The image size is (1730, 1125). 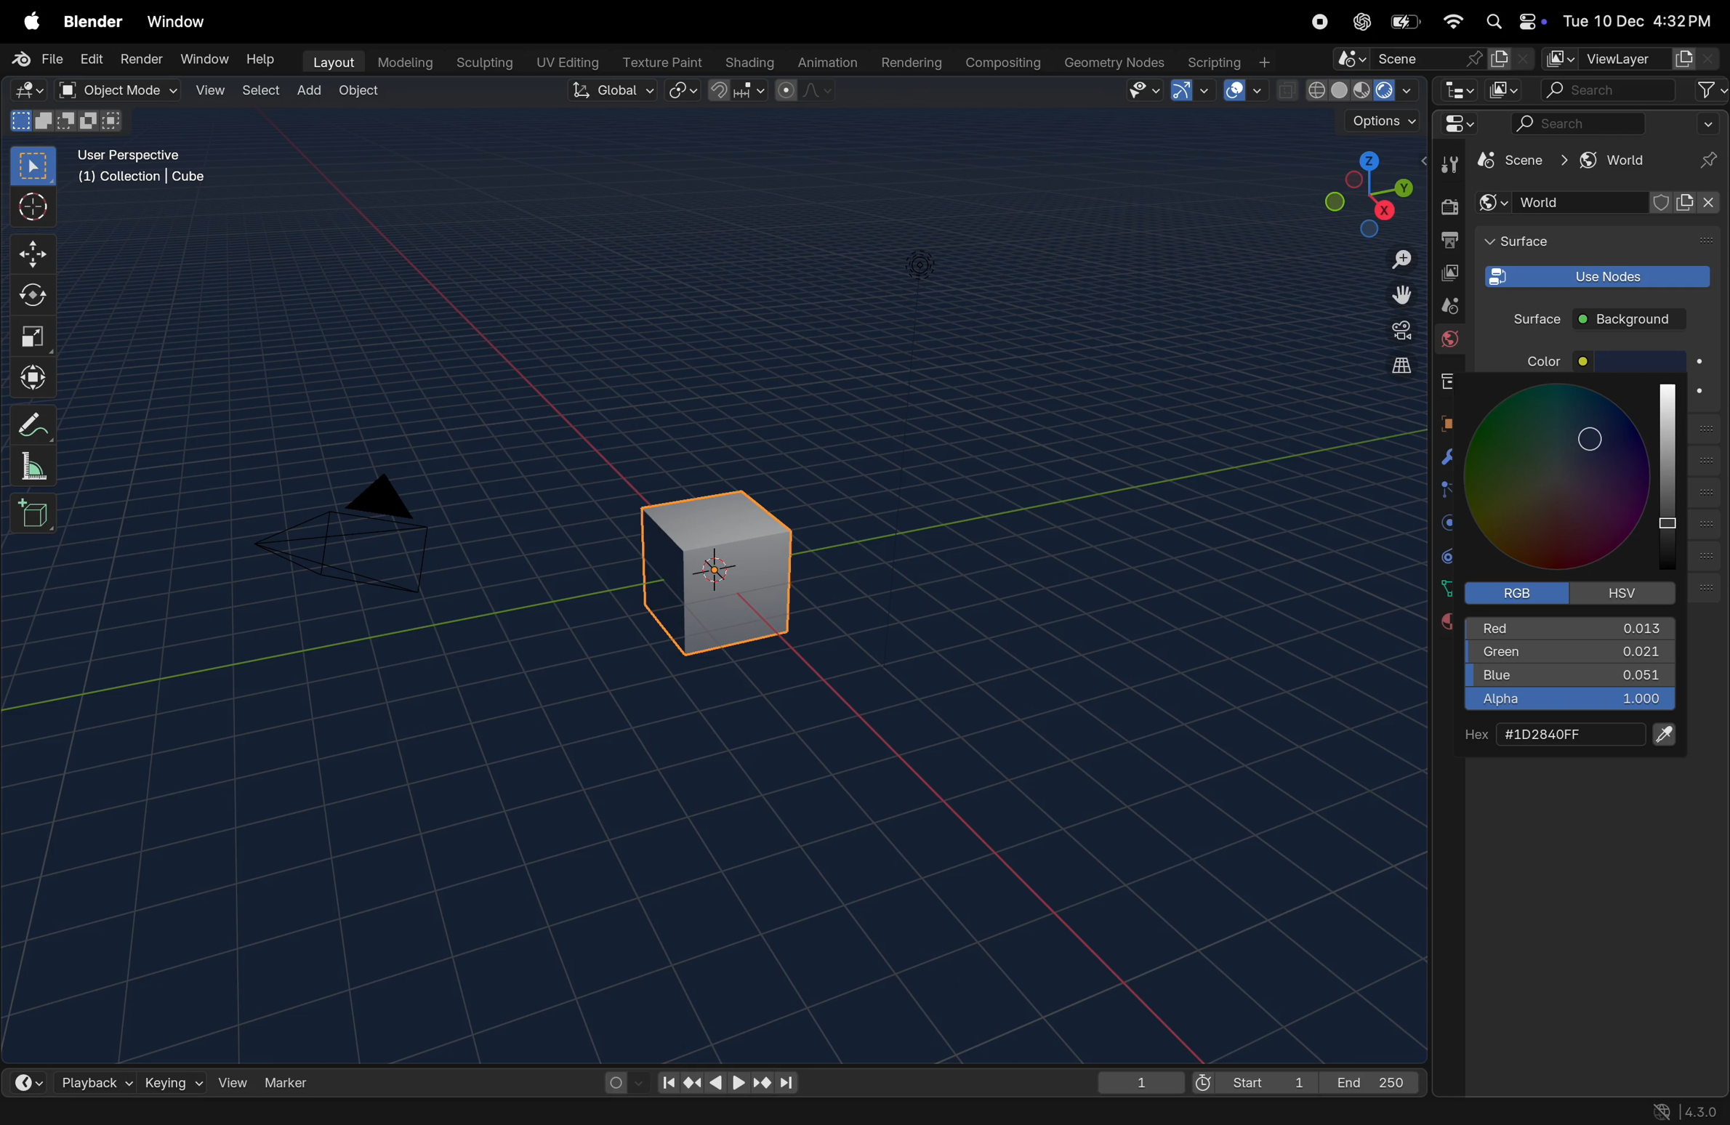 What do you see at coordinates (1630, 59) in the screenshot?
I see `View layer` at bounding box center [1630, 59].